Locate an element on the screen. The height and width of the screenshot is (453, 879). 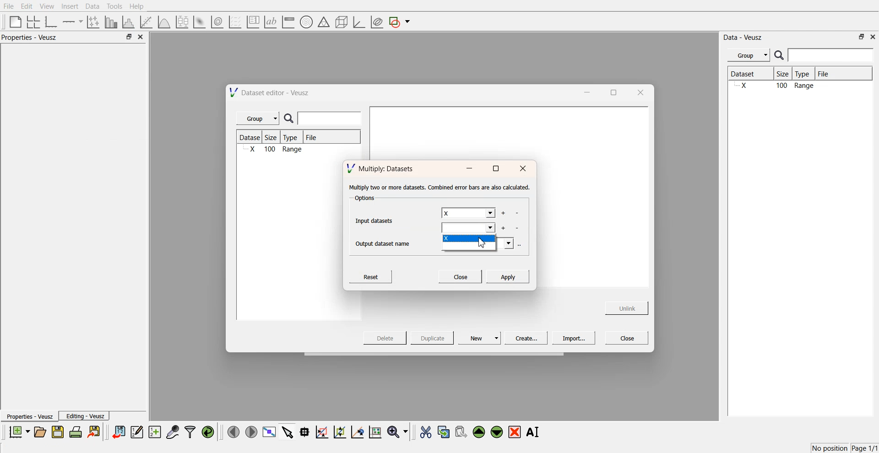
filters is located at coordinates (189, 432).